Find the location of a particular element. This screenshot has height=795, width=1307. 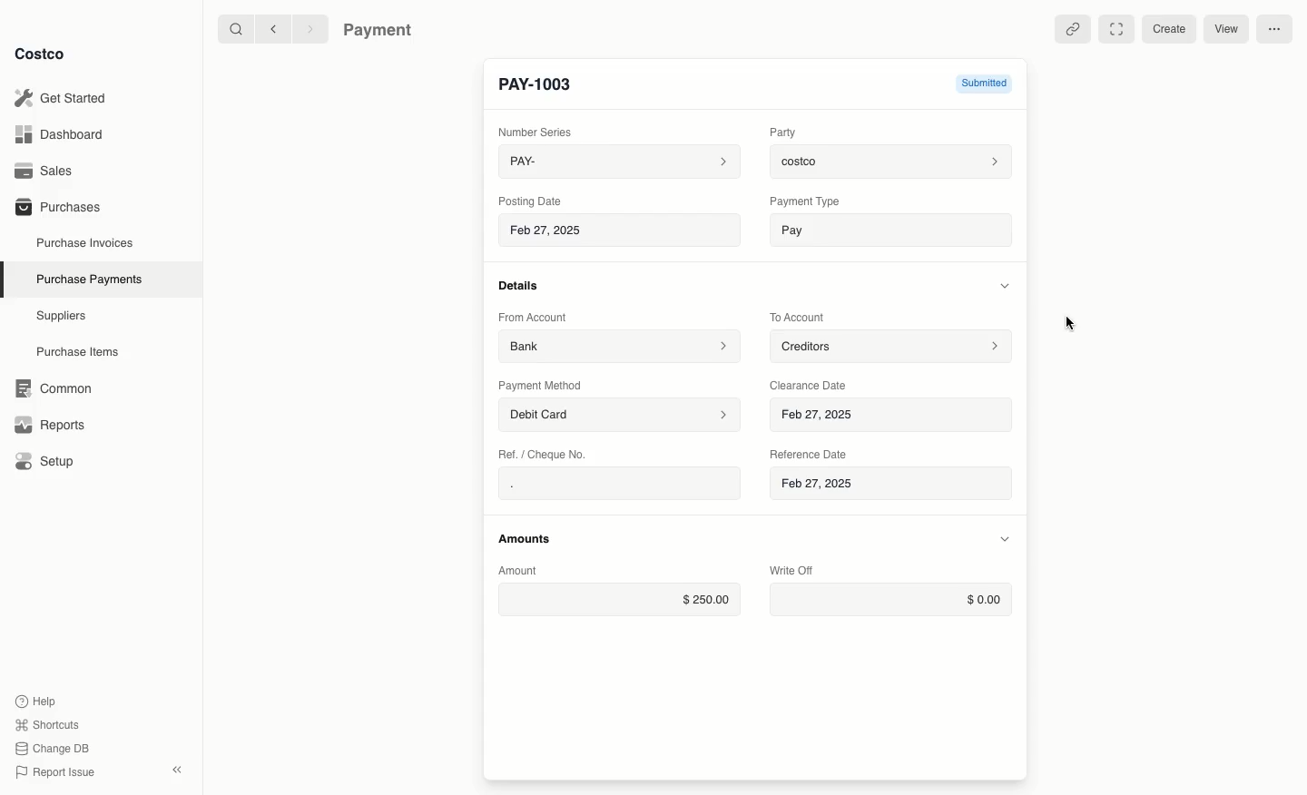

Costco is located at coordinates (39, 54).